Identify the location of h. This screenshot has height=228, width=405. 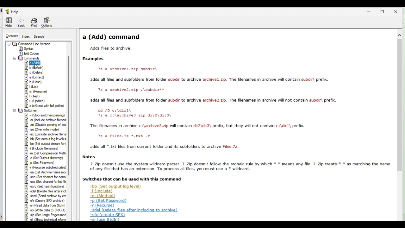
(35, 82).